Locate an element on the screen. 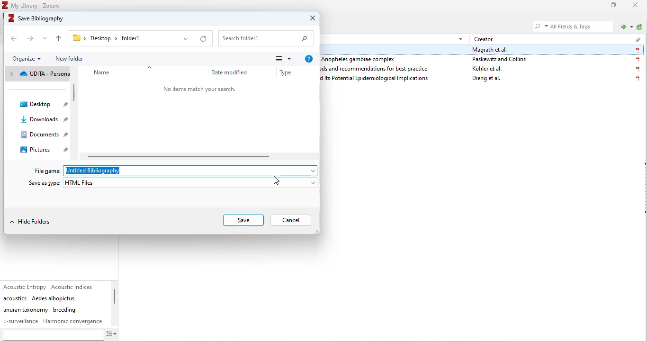 This screenshot has height=342, width=647. drop down is located at coordinates (311, 170).